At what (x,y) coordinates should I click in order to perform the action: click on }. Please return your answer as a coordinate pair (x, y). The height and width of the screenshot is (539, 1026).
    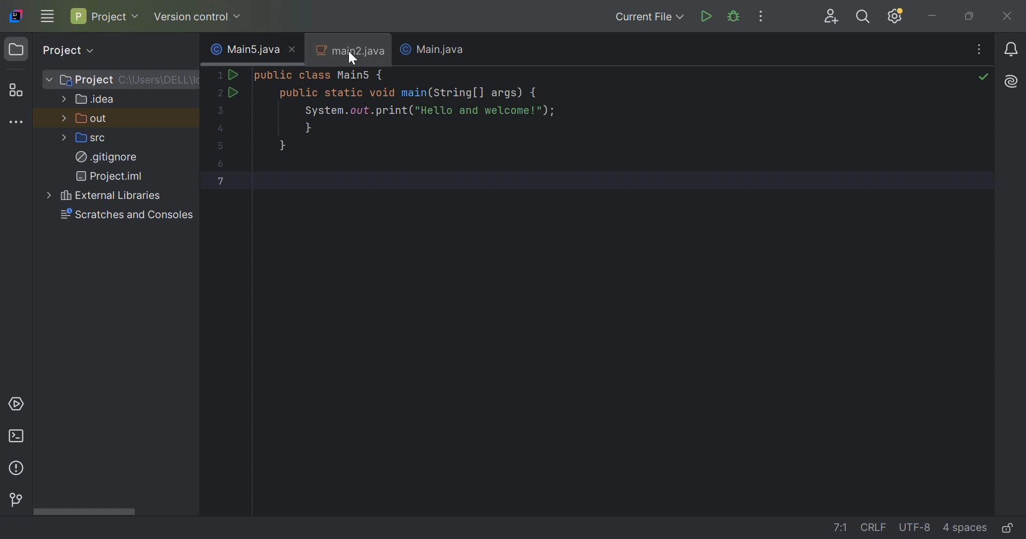
    Looking at the image, I should click on (312, 127).